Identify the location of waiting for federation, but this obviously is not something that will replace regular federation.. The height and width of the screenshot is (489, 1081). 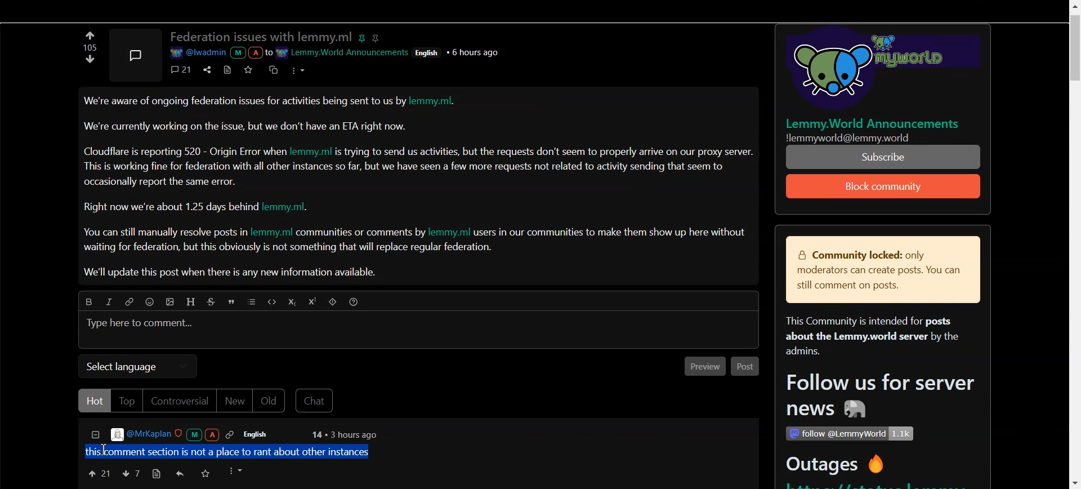
(289, 248).